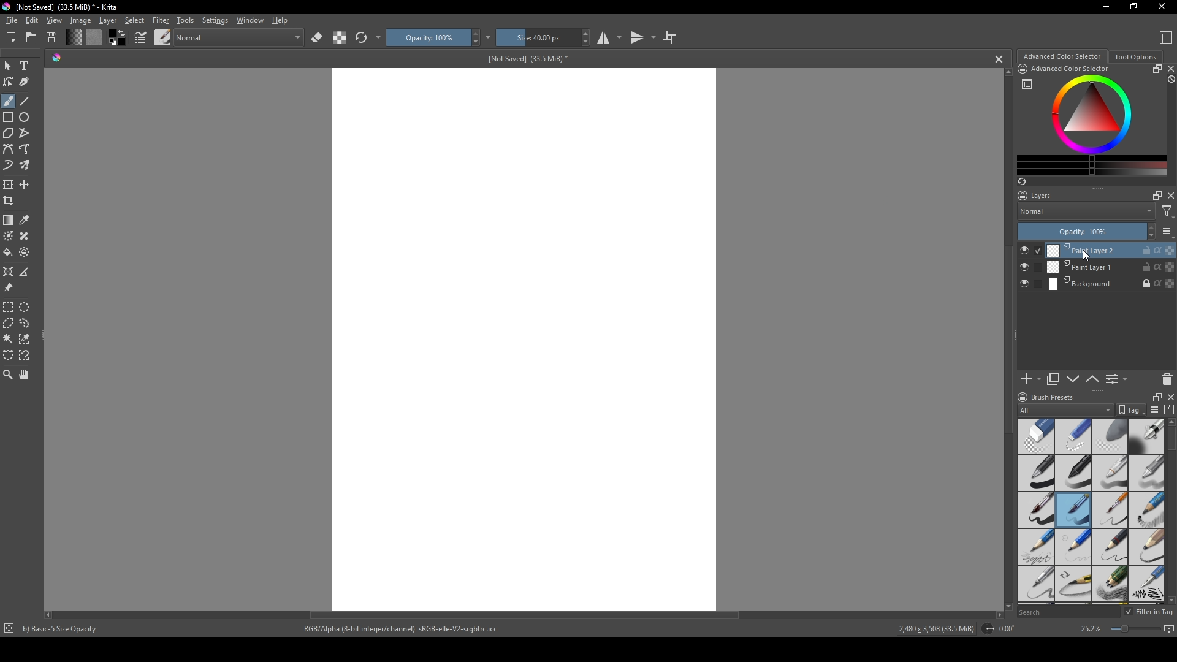 This screenshot has height=662, width=1177. Describe the element at coordinates (1170, 196) in the screenshot. I see `close` at that location.